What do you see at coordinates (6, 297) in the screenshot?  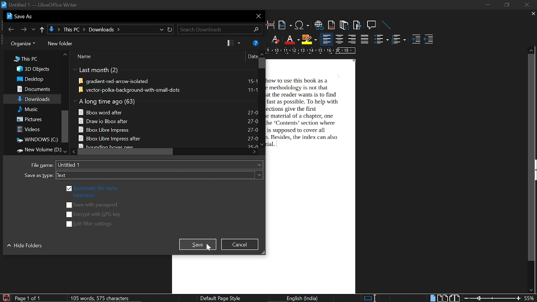 I see `save` at bounding box center [6, 297].